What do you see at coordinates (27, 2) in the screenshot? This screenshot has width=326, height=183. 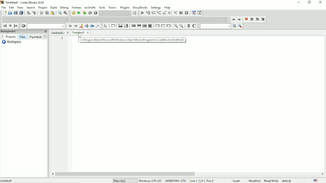 I see `Title` at bounding box center [27, 2].